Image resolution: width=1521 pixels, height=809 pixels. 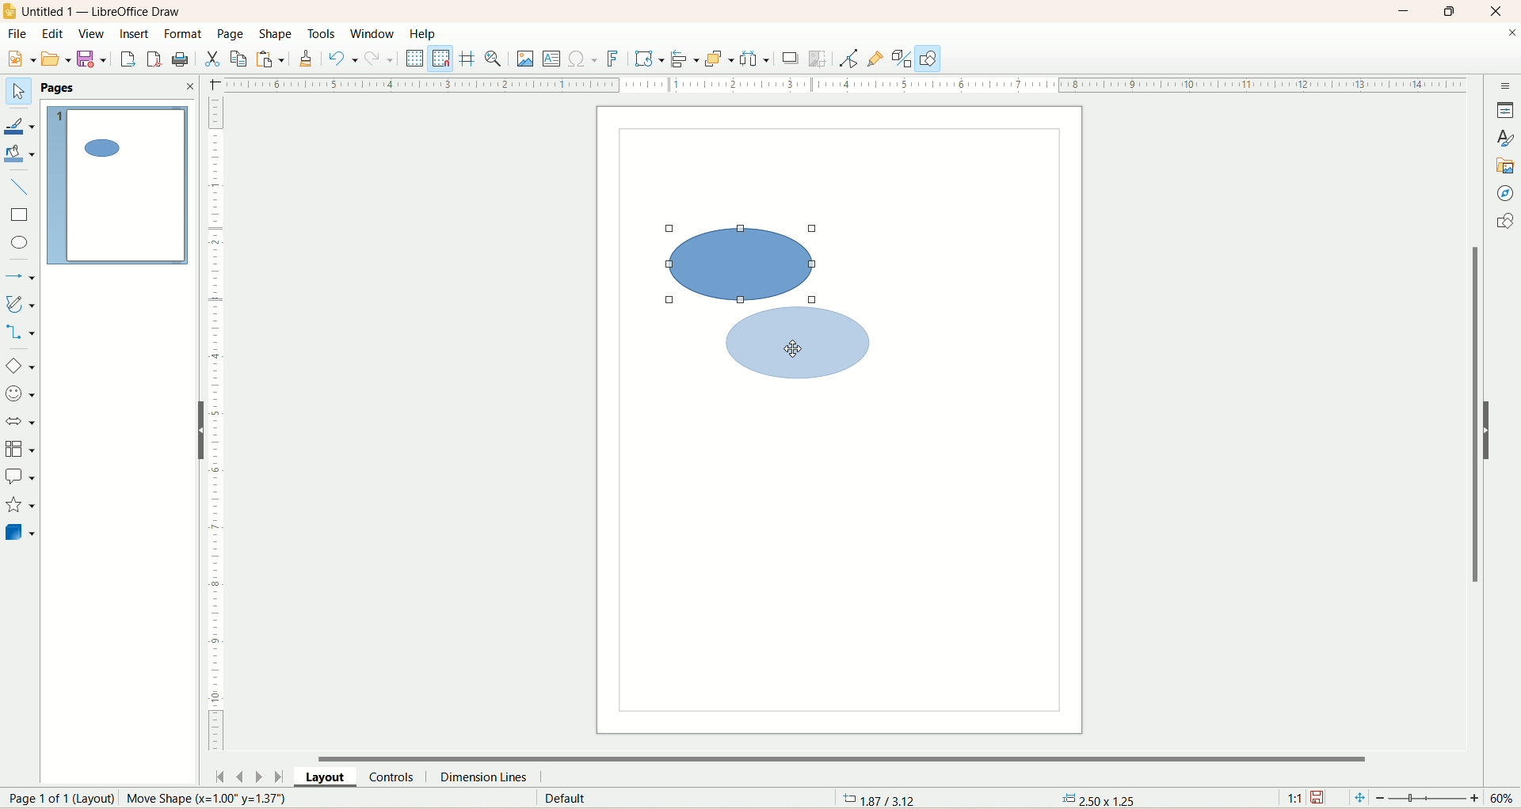 What do you see at coordinates (104, 10) in the screenshot?
I see `title` at bounding box center [104, 10].